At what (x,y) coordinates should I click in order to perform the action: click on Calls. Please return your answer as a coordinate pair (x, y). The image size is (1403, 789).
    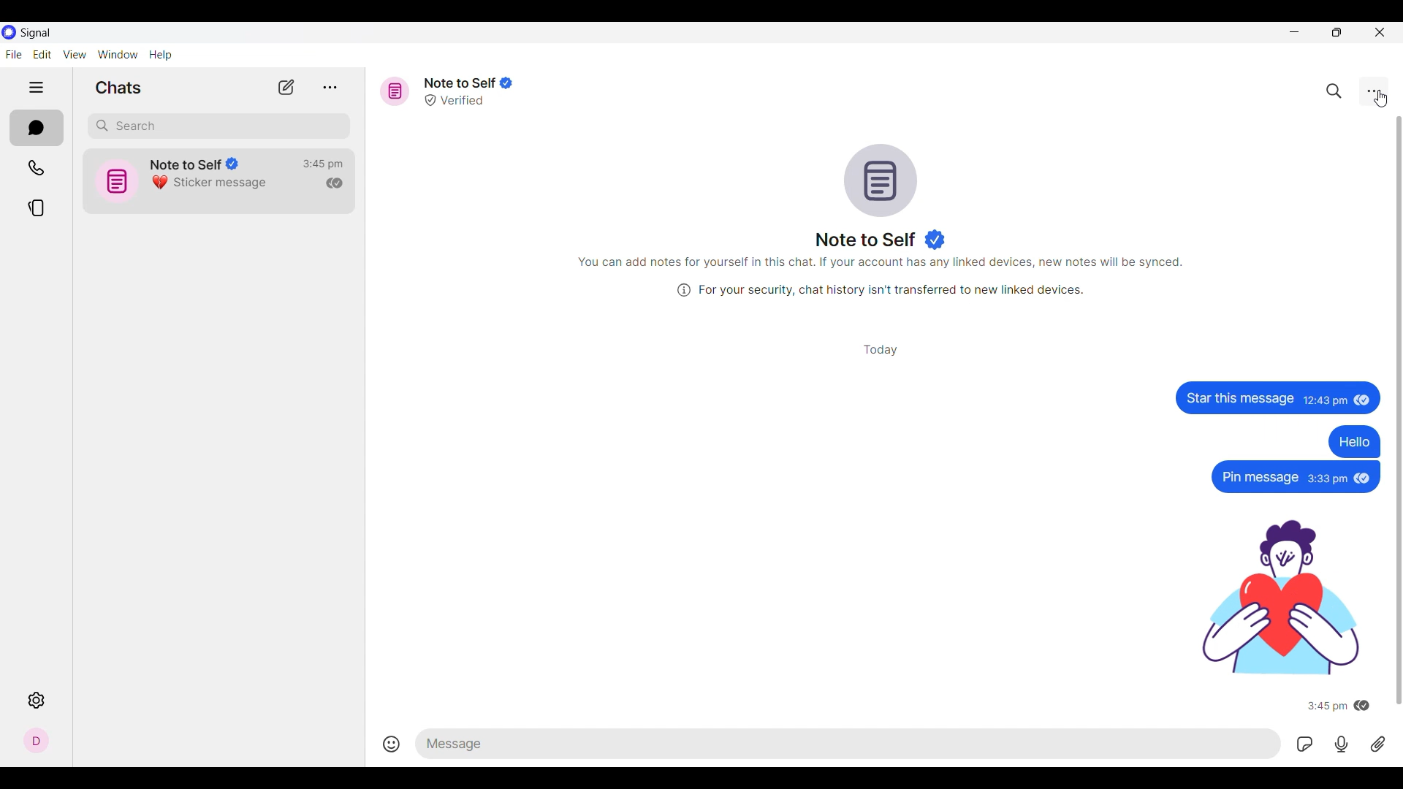
    Looking at the image, I should click on (37, 167).